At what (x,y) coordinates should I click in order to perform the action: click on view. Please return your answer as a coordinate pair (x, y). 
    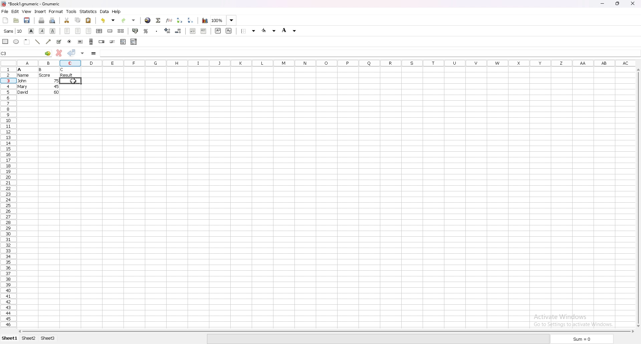
    Looking at the image, I should click on (26, 11).